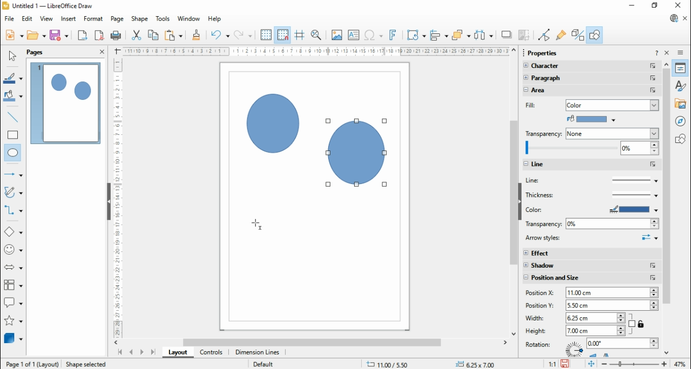 This screenshot has height=369, width=691. I want to click on constrain proportions, so click(637, 323).